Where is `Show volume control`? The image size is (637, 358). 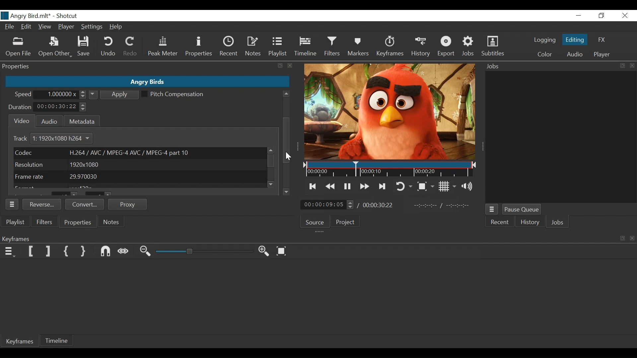
Show volume control is located at coordinates (468, 187).